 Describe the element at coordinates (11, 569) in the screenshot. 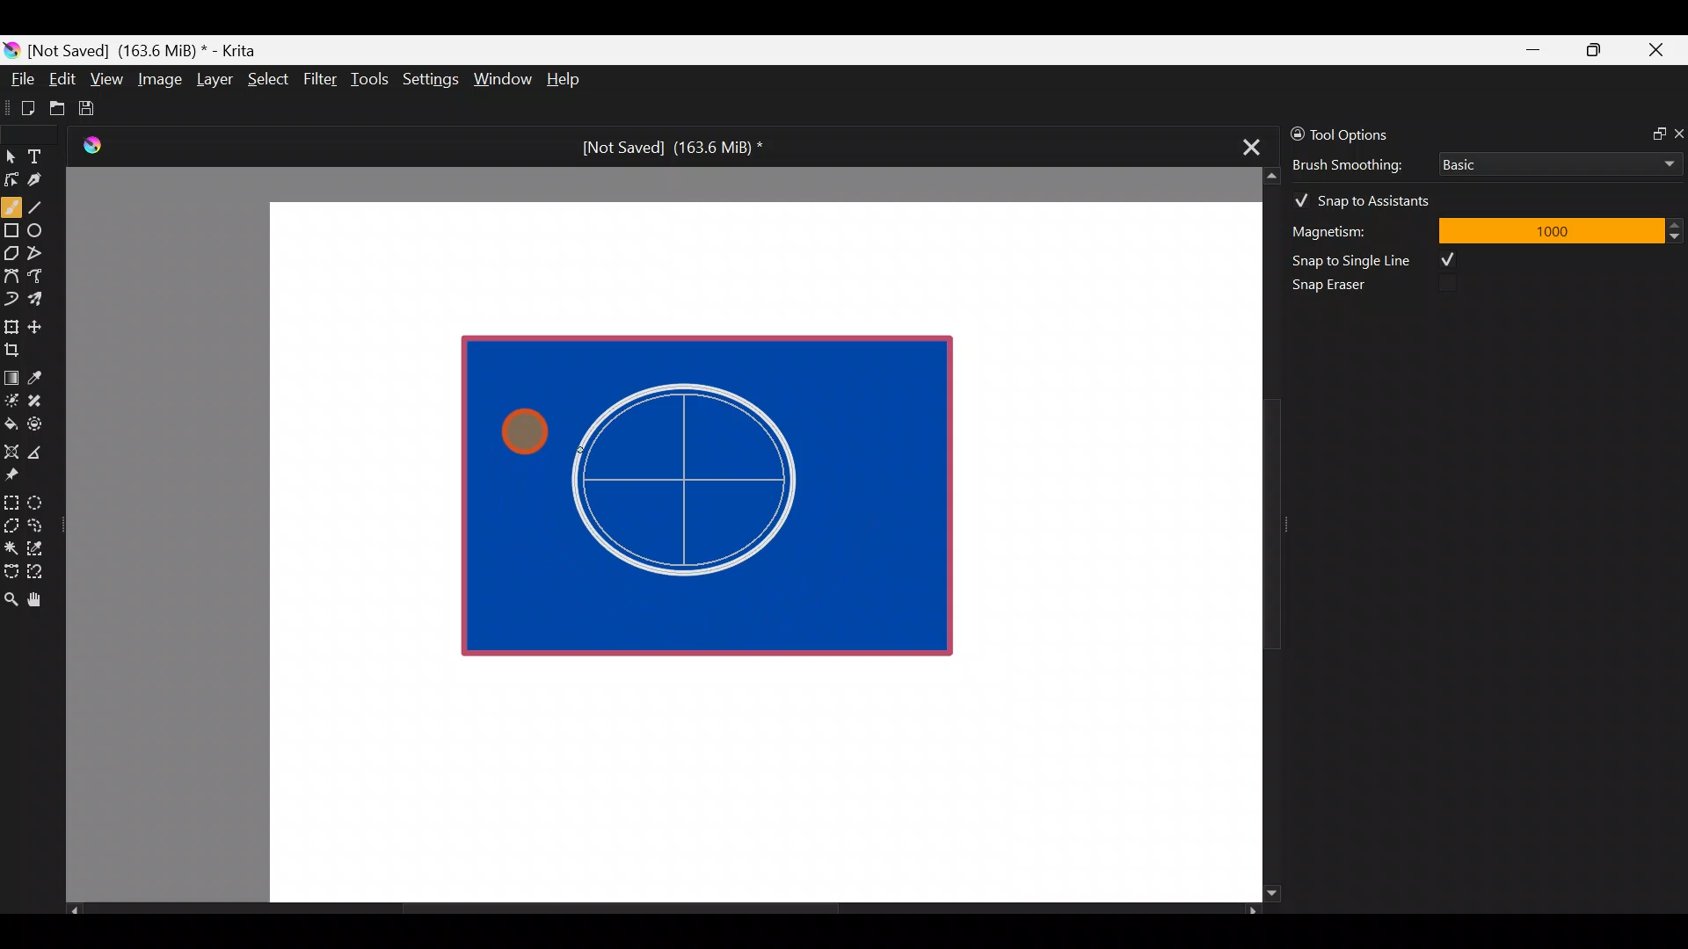

I see `Bezier curve selection tool` at that location.